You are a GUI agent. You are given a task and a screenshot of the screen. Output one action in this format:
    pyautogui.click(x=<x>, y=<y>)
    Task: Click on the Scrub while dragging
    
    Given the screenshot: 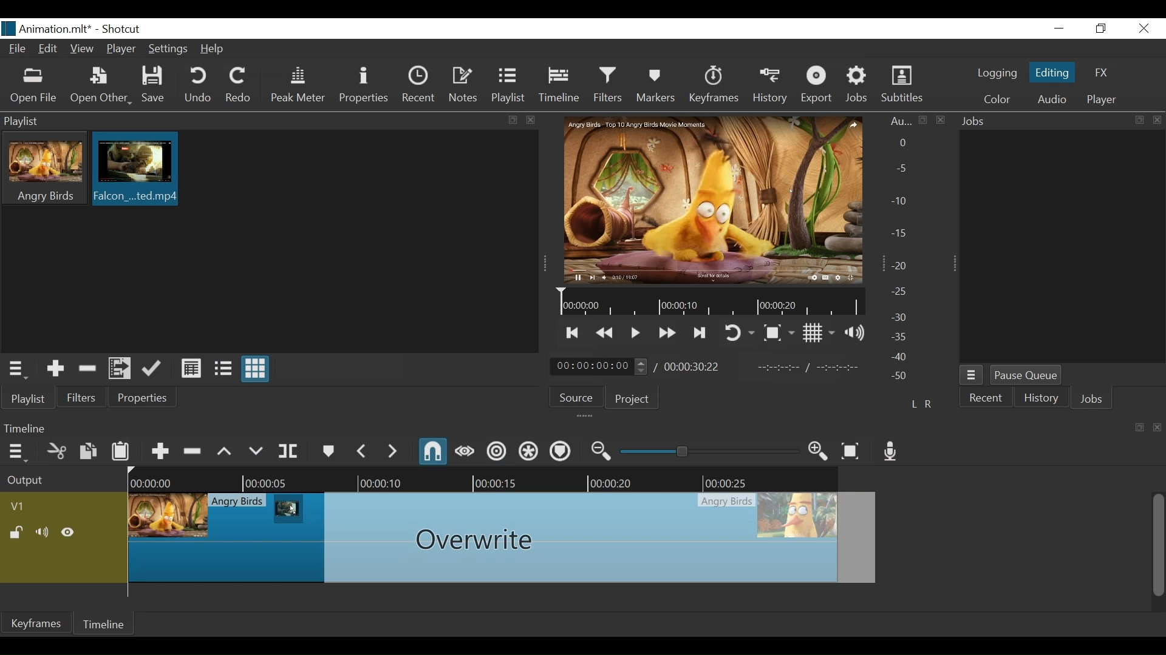 What is the action you would take?
    pyautogui.click(x=465, y=452)
    